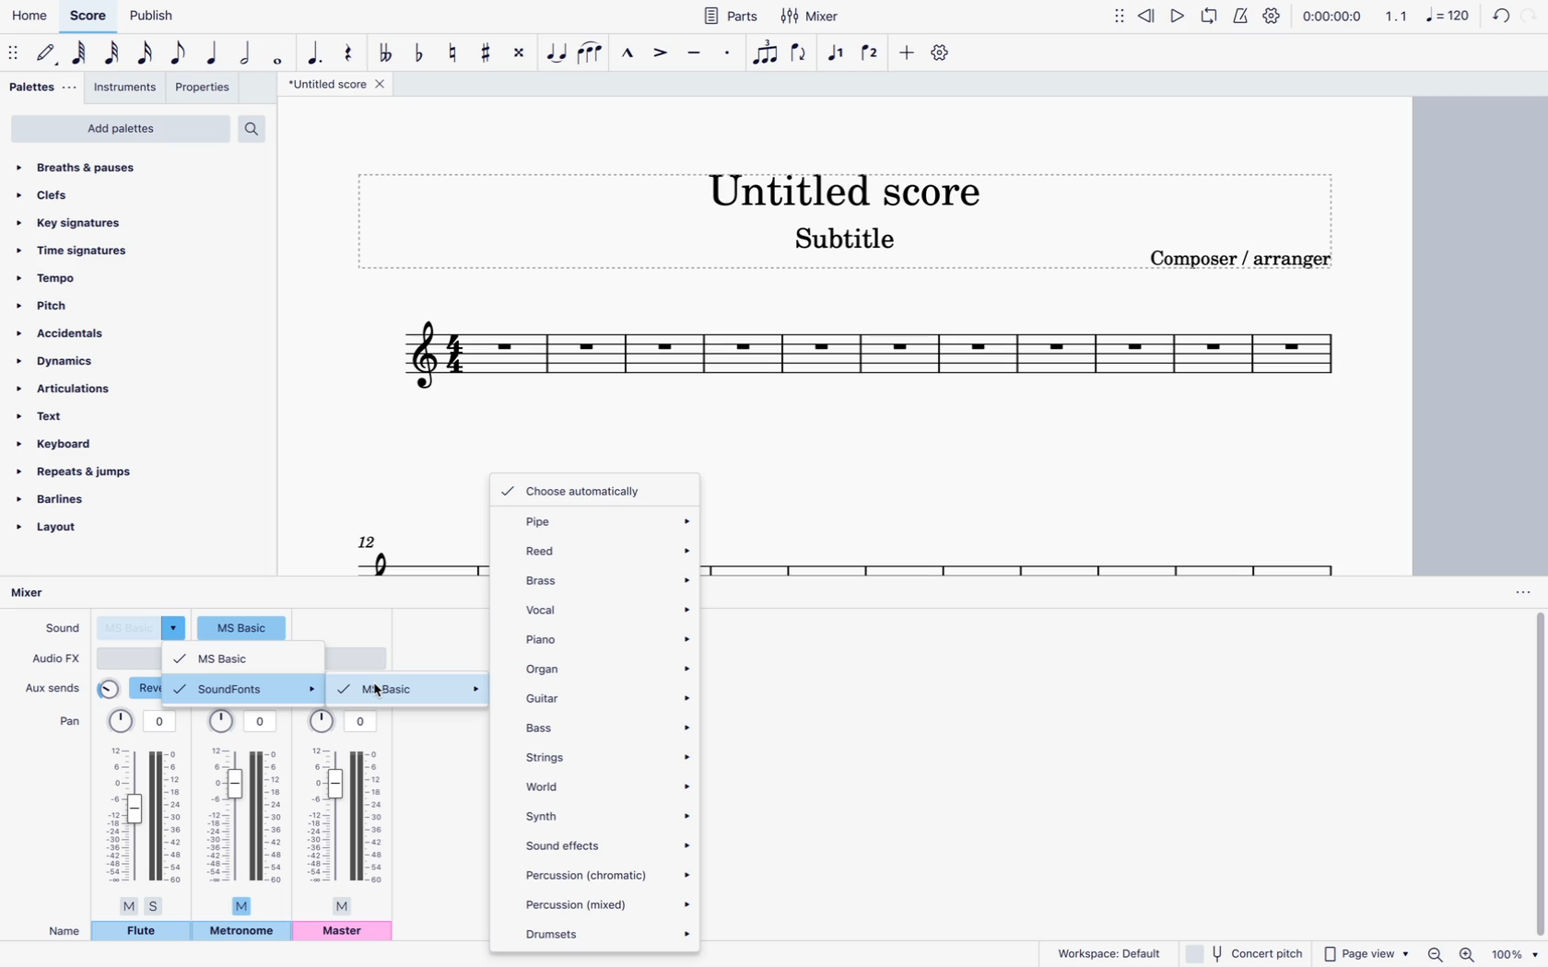 This screenshot has width=1548, height=967. I want to click on vocal, so click(608, 607).